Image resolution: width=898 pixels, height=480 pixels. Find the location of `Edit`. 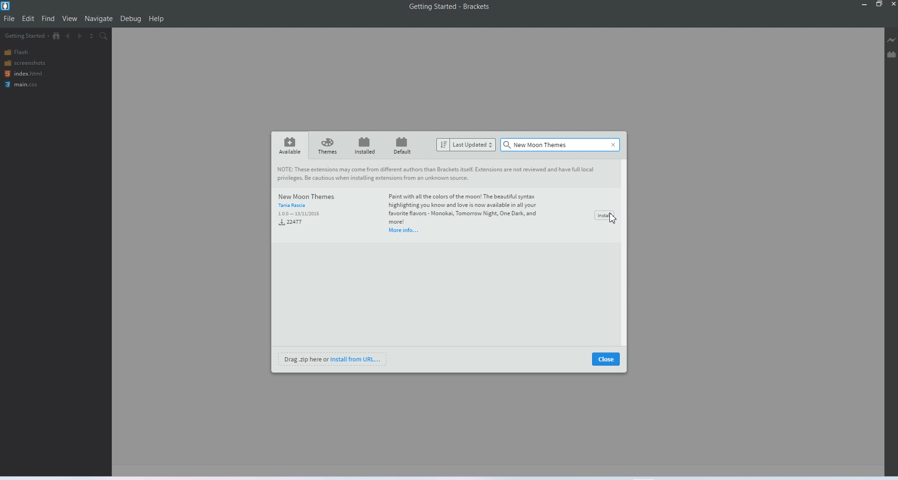

Edit is located at coordinates (29, 18).